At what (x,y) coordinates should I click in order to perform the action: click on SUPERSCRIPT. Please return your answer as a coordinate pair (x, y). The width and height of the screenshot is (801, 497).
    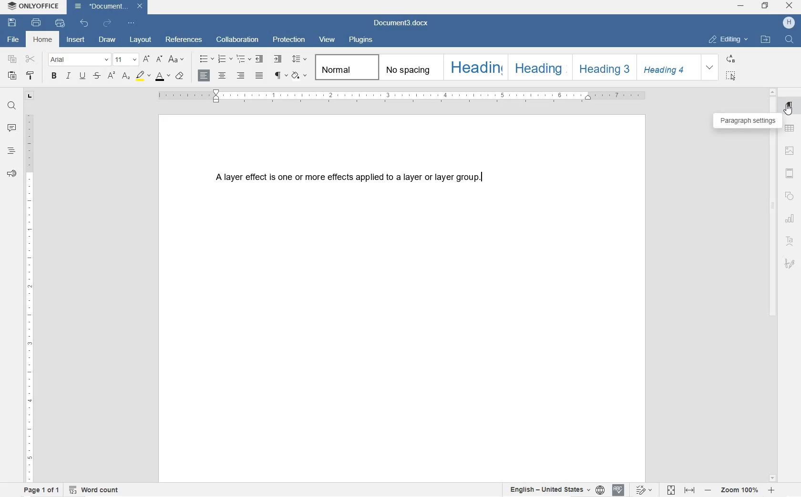
    Looking at the image, I should click on (111, 76).